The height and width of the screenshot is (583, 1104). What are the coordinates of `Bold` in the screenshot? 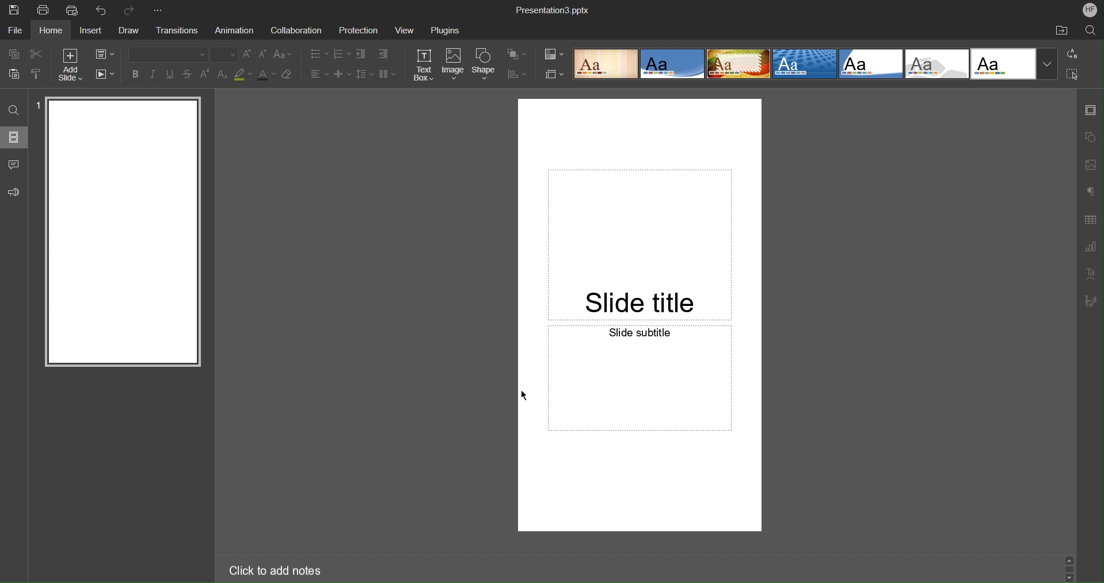 It's located at (134, 75).